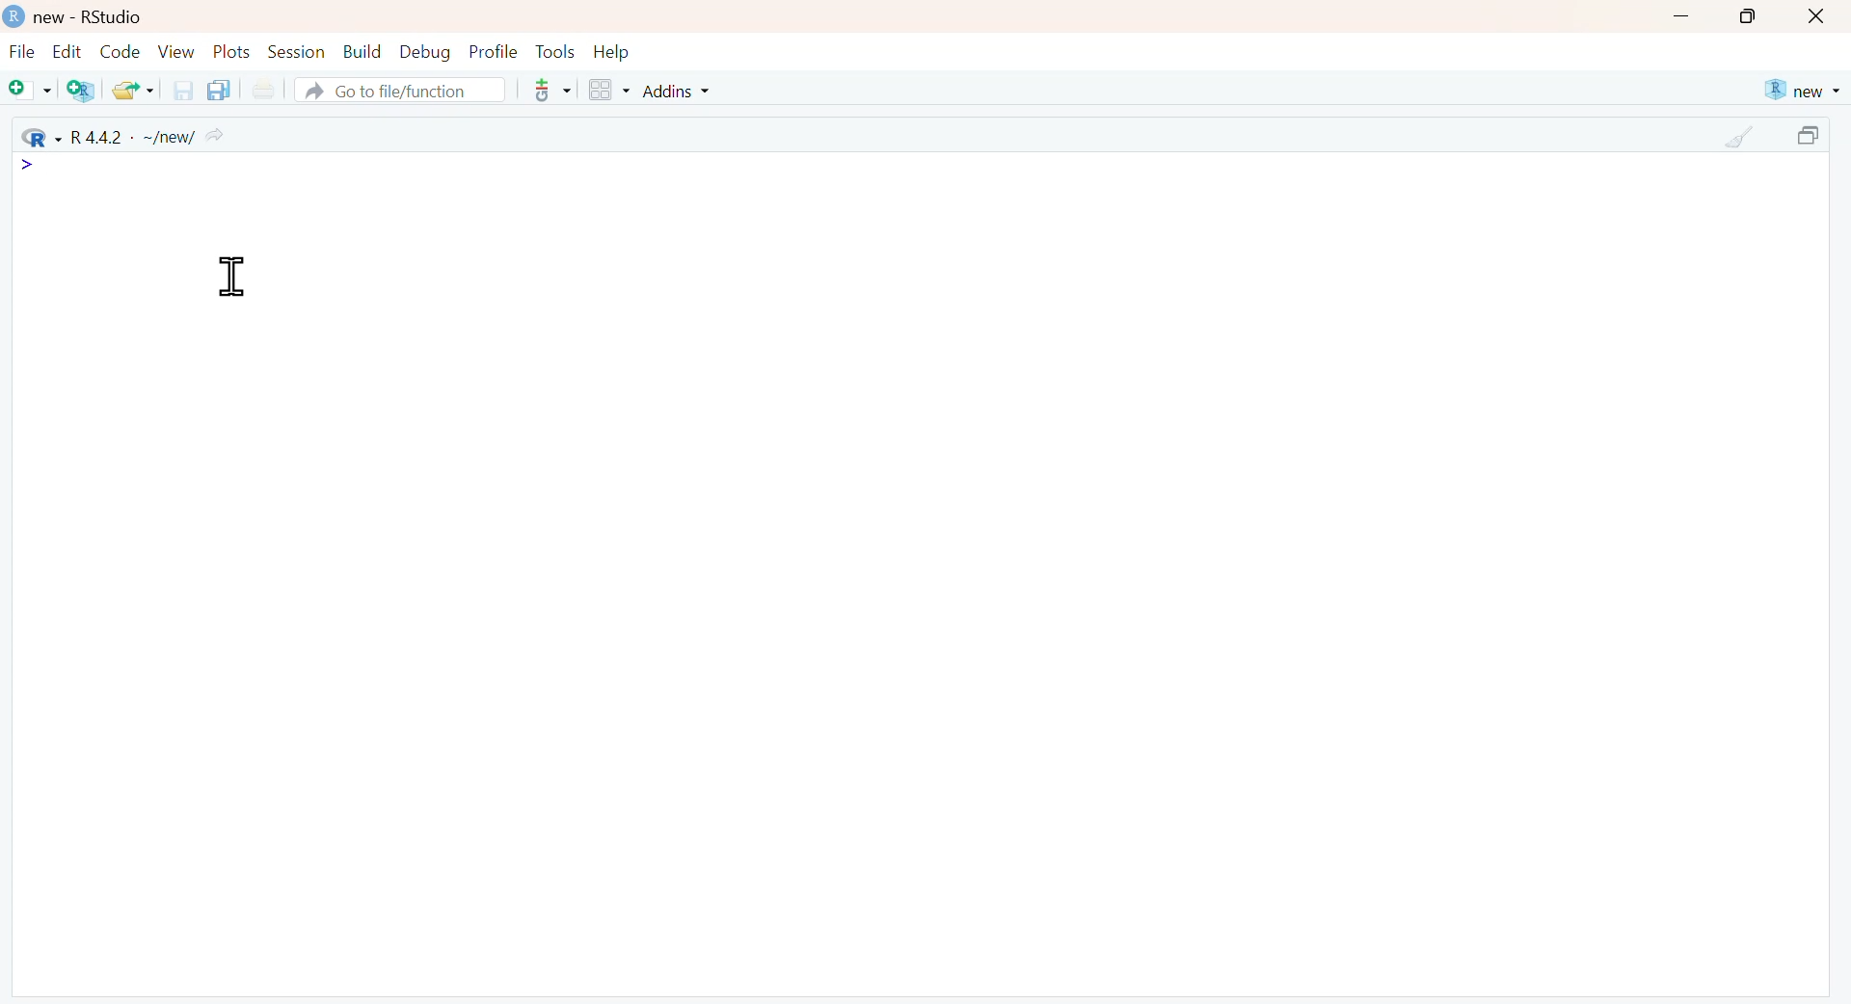 This screenshot has height=1004, width=1851. I want to click on Debug, so click(426, 54).